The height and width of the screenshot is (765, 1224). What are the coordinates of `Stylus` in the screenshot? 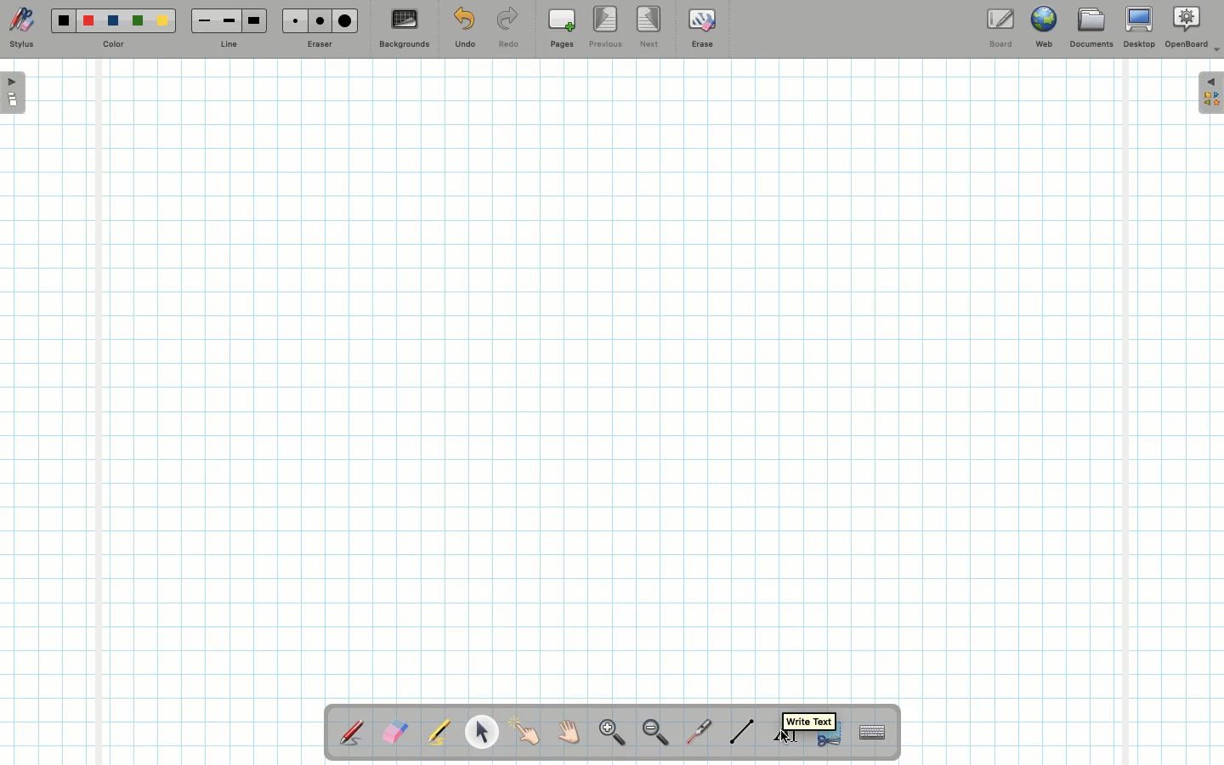 It's located at (353, 732).